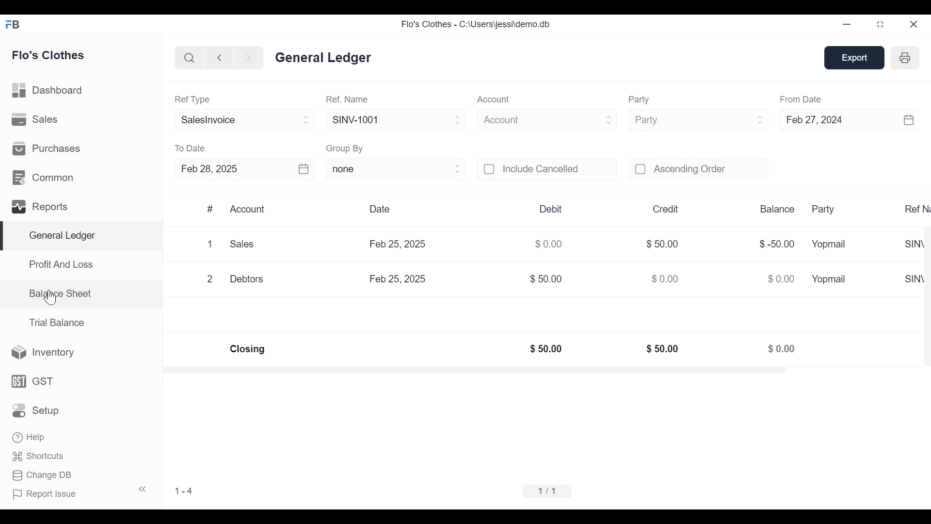 This screenshot has width=931, height=524. I want to click on Profit And Loss, so click(61, 264).